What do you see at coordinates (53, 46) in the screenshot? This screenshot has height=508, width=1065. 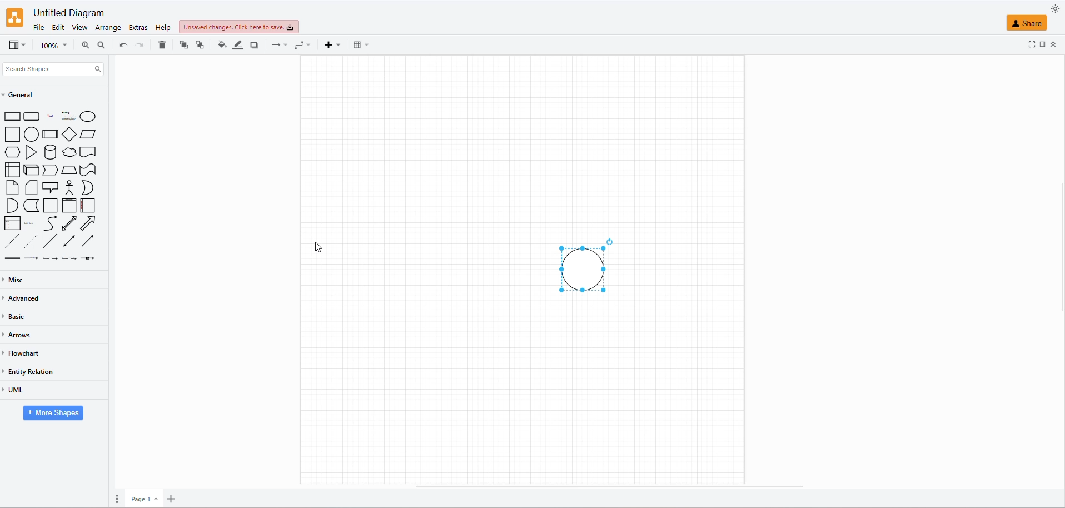 I see `ZOOM` at bounding box center [53, 46].